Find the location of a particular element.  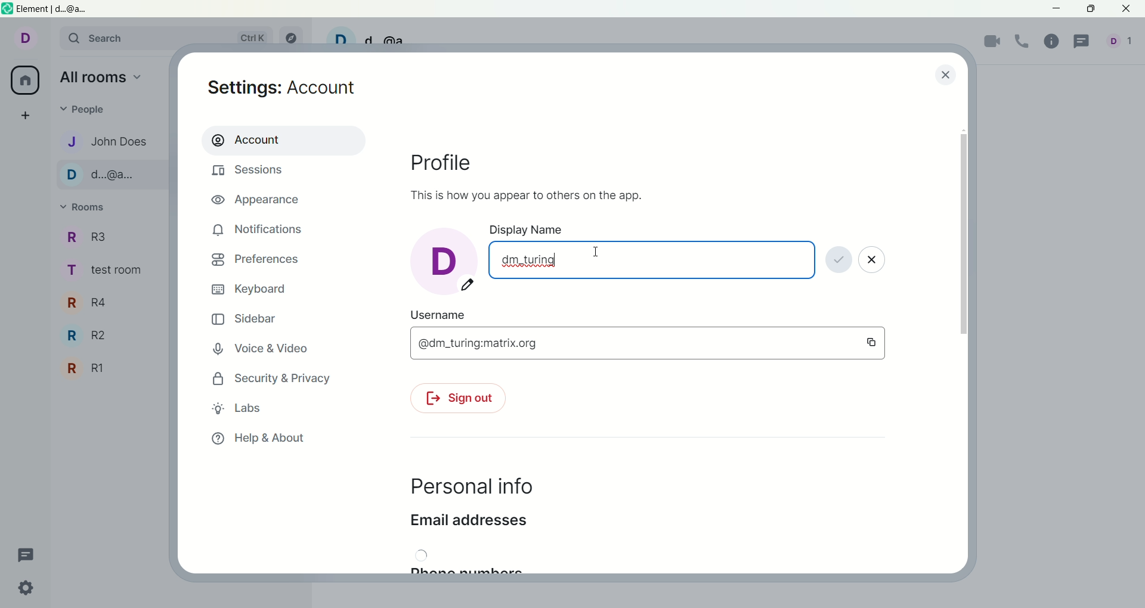

profile is located at coordinates (451, 163).